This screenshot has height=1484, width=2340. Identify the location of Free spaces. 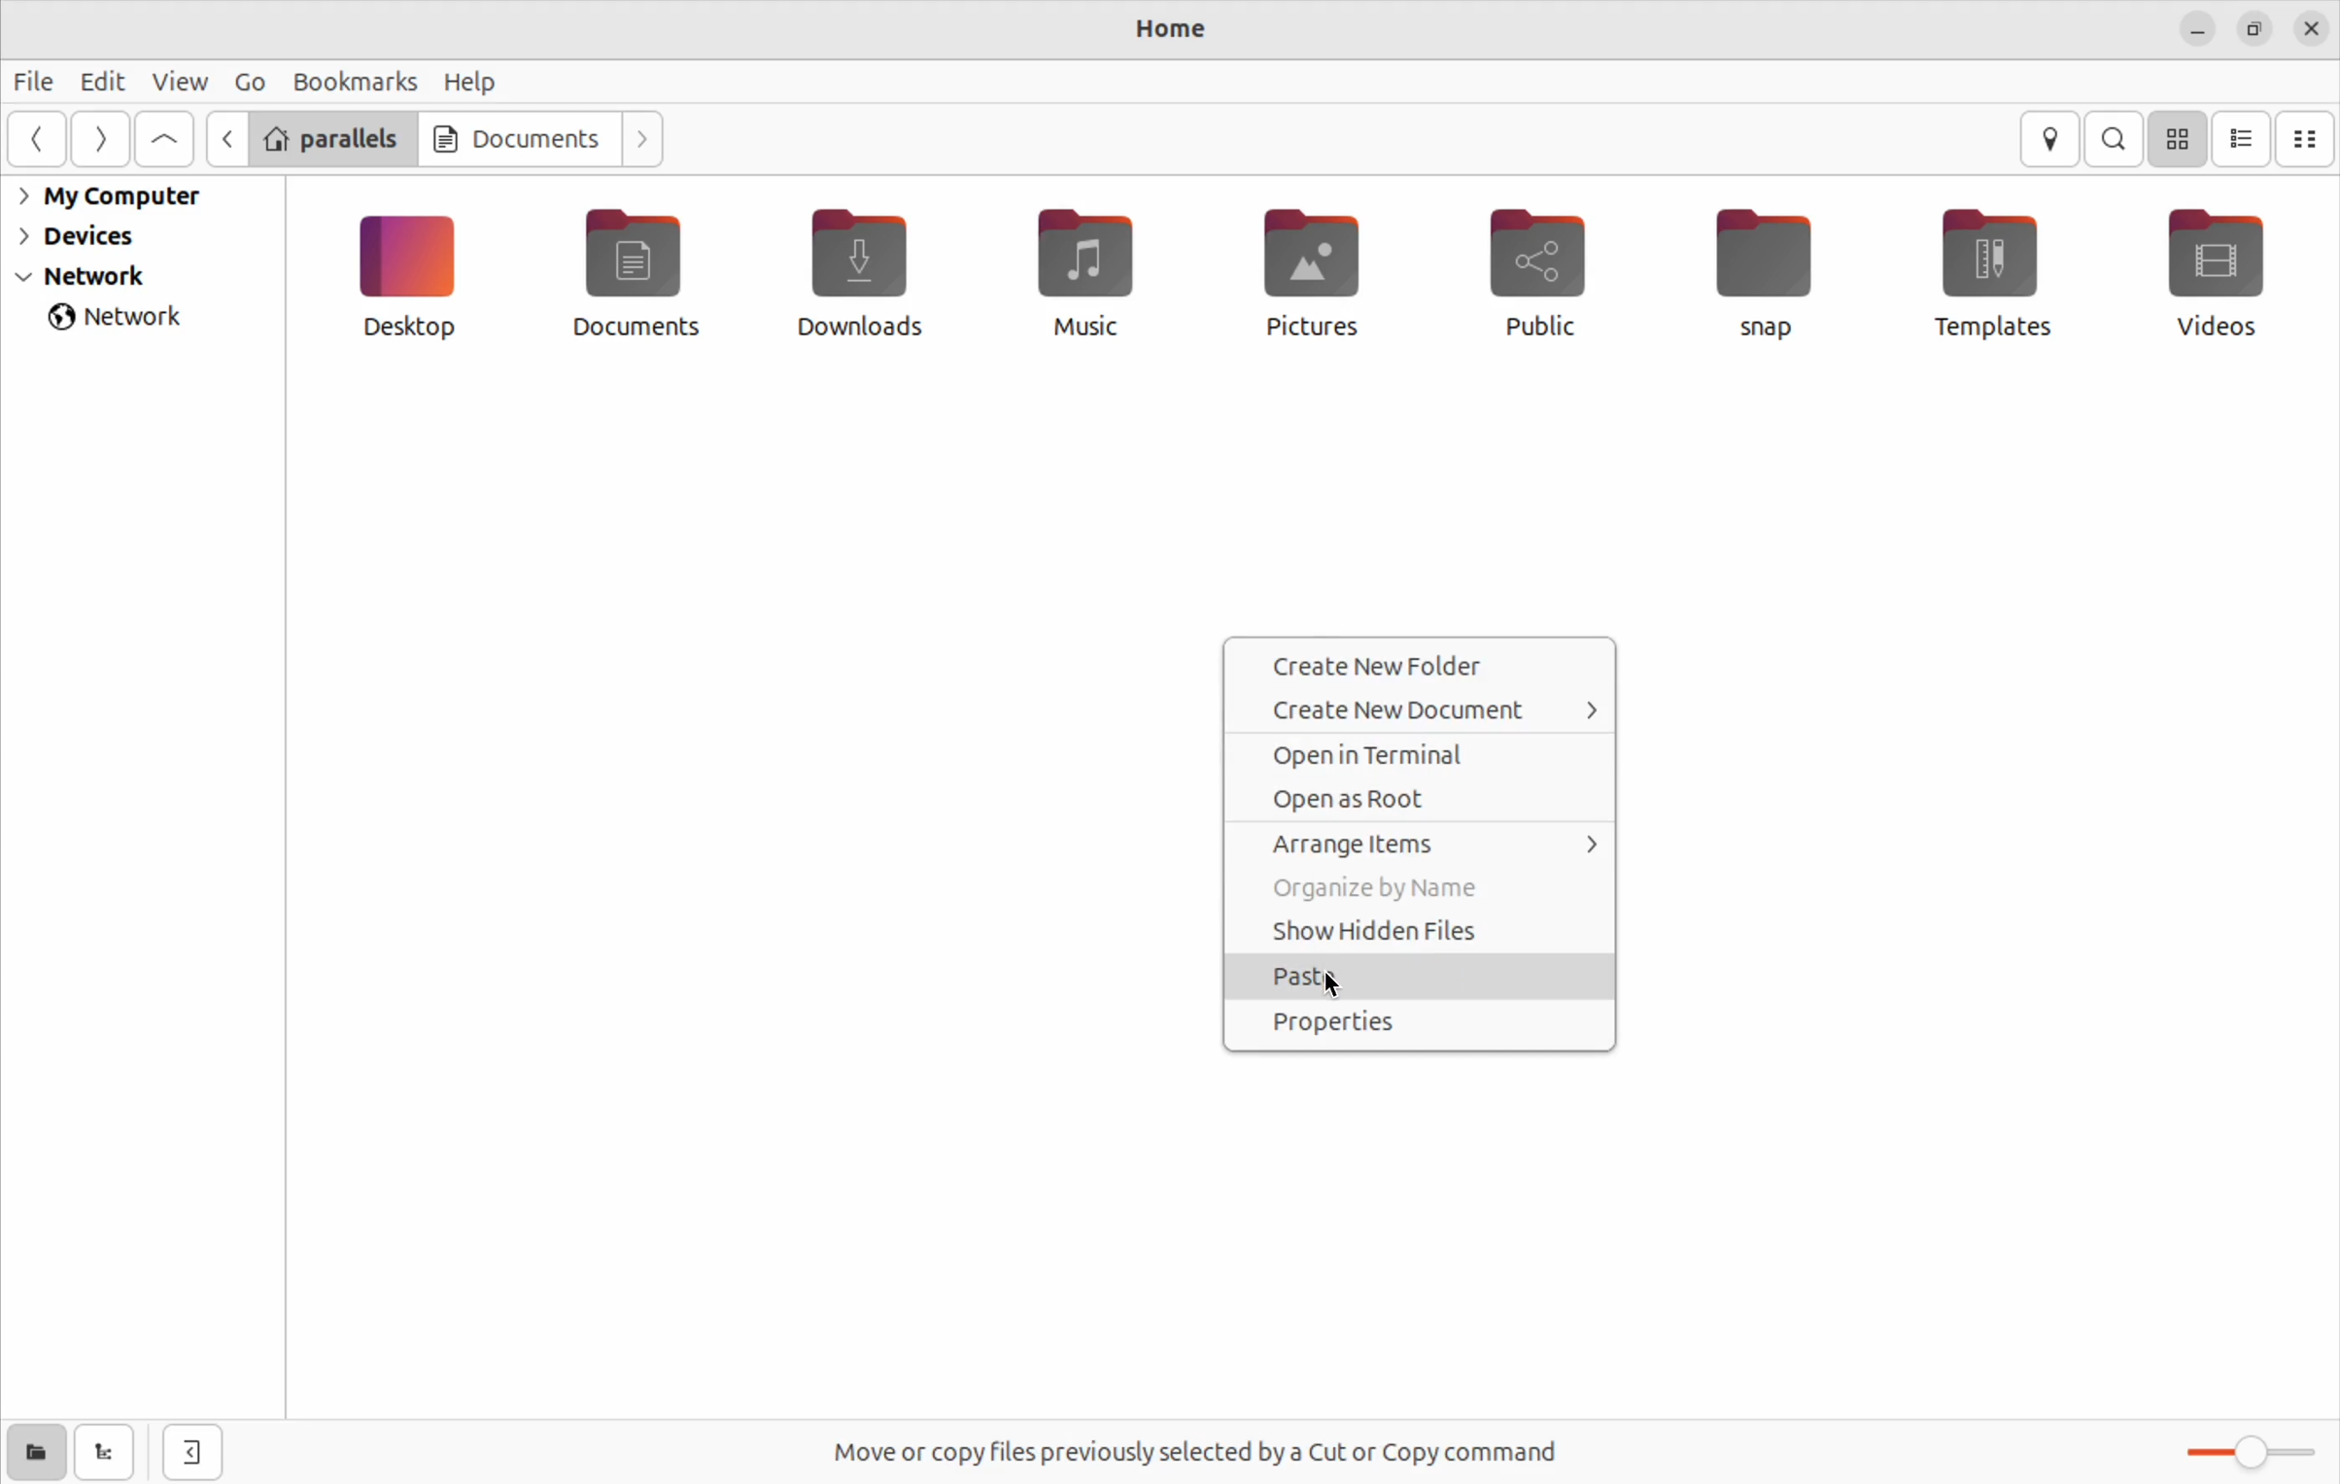
(1222, 1446).